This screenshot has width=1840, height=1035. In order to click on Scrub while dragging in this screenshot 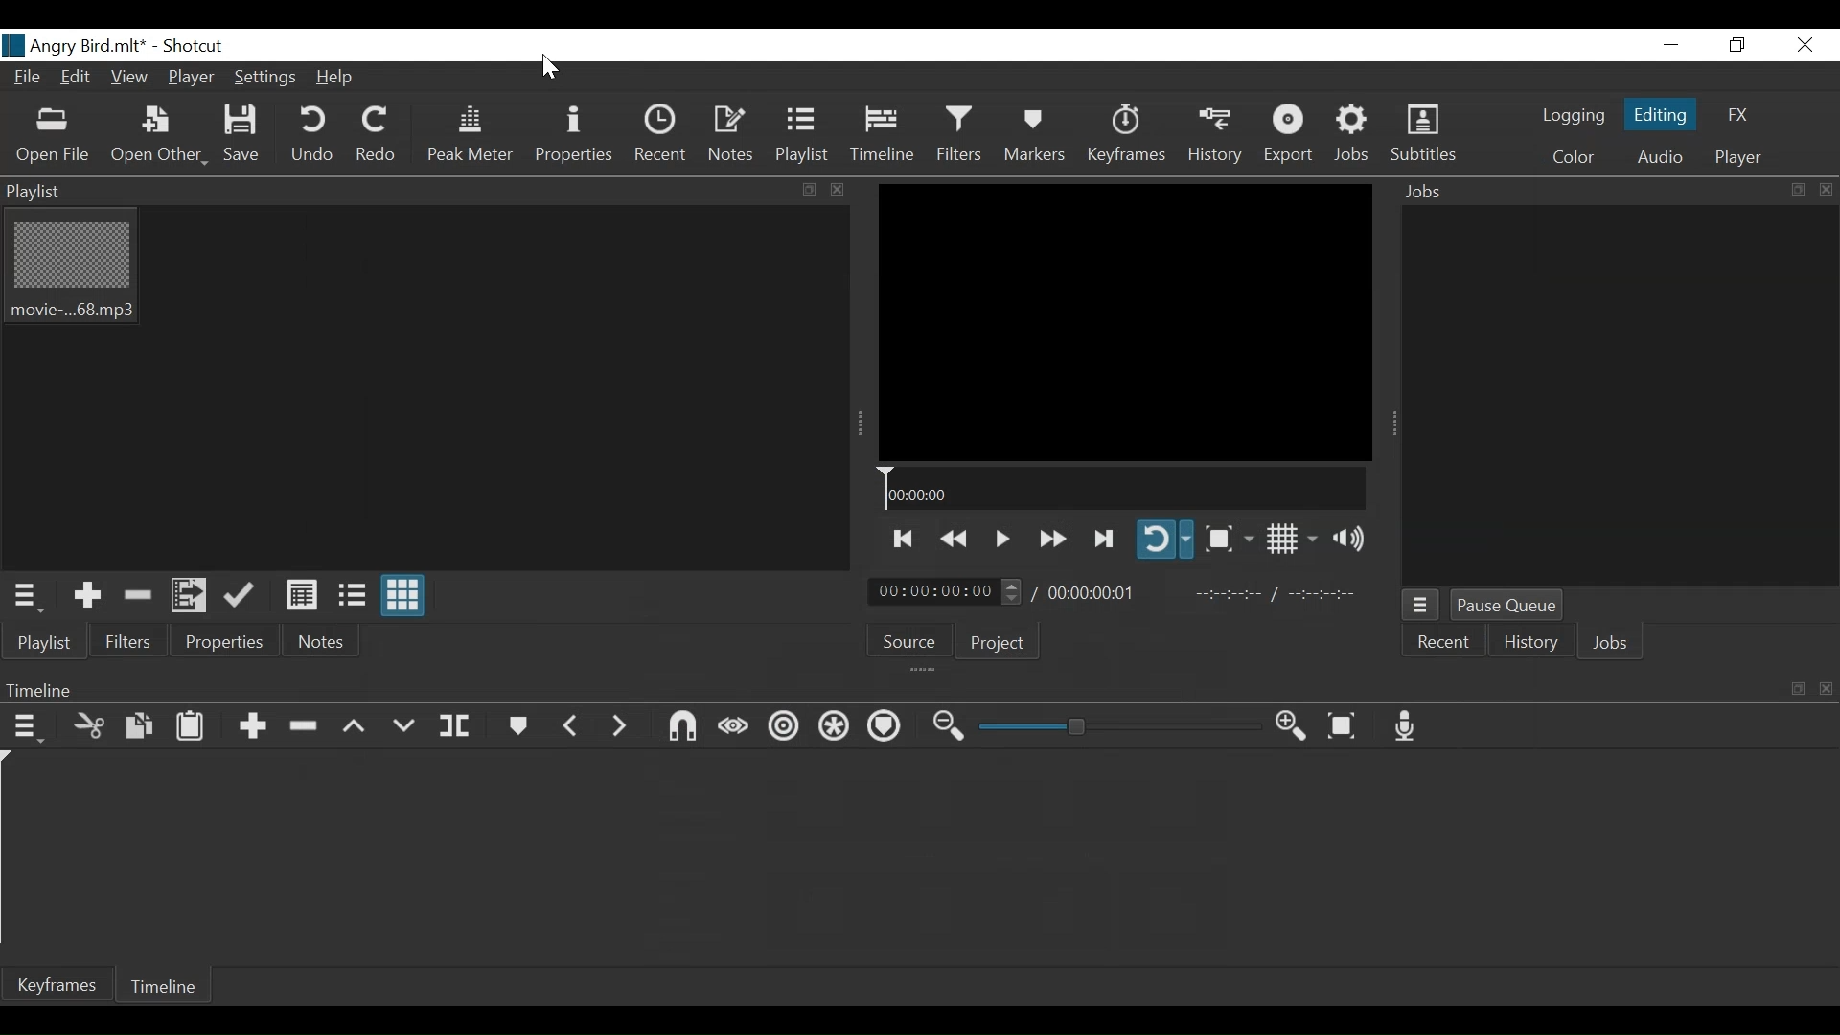, I will do `click(734, 726)`.